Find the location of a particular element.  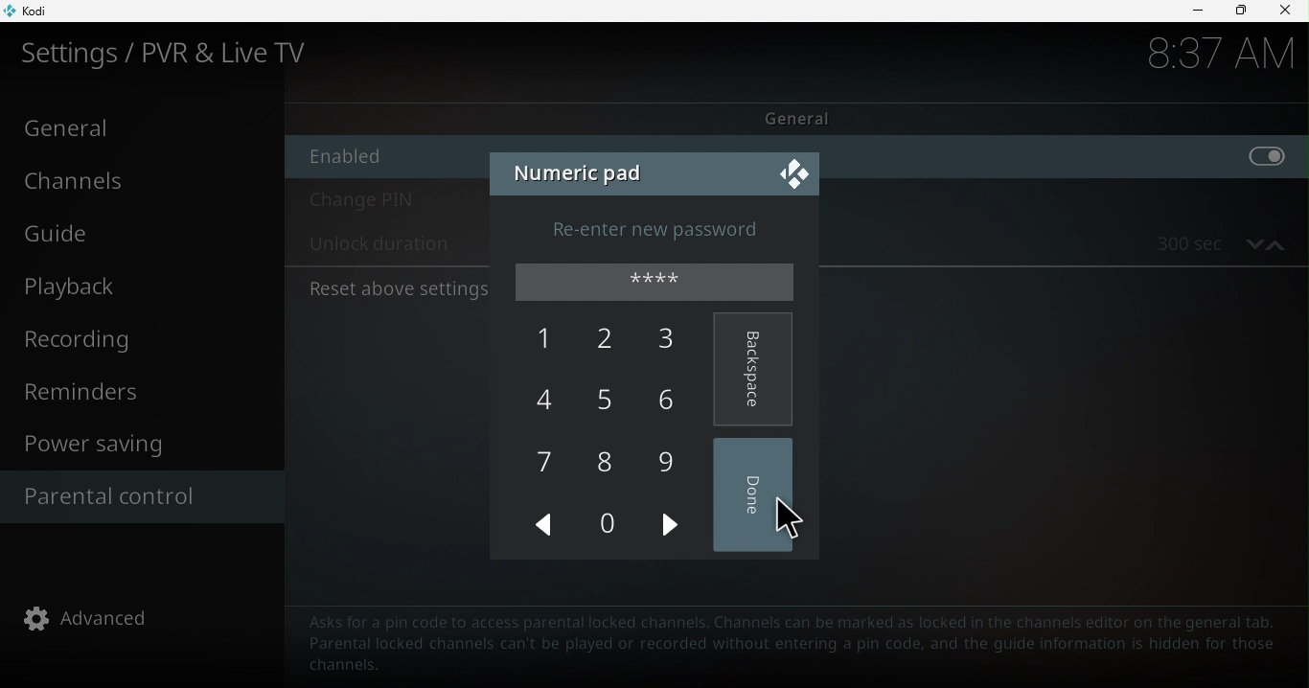

Previous is located at coordinates (541, 525).